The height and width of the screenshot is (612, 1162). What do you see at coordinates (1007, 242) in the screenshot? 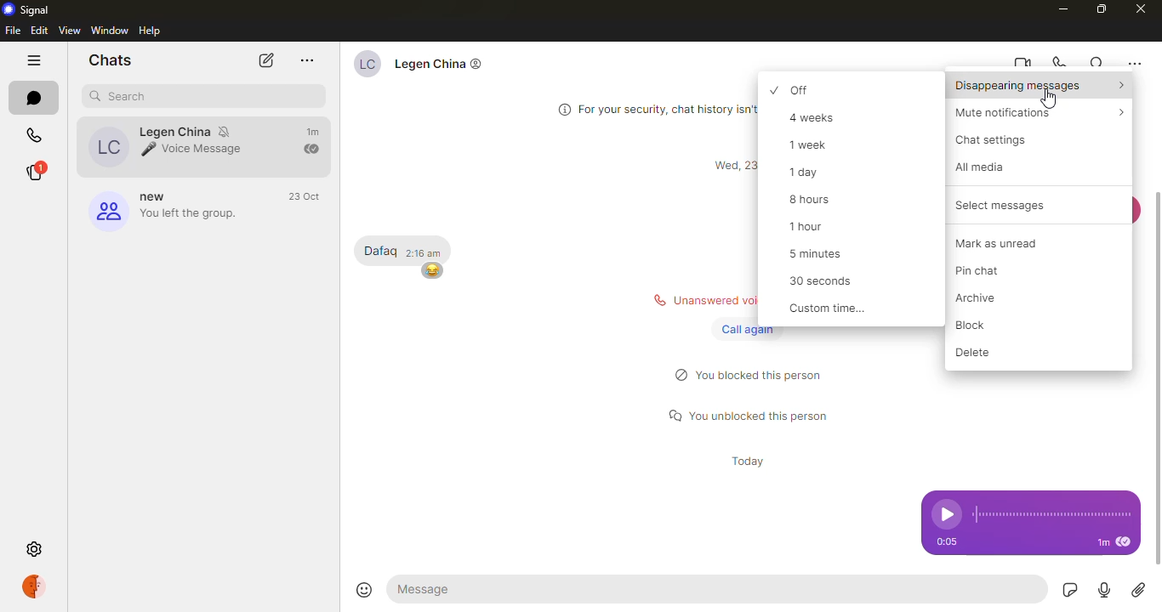
I see `mark as unread` at bounding box center [1007, 242].